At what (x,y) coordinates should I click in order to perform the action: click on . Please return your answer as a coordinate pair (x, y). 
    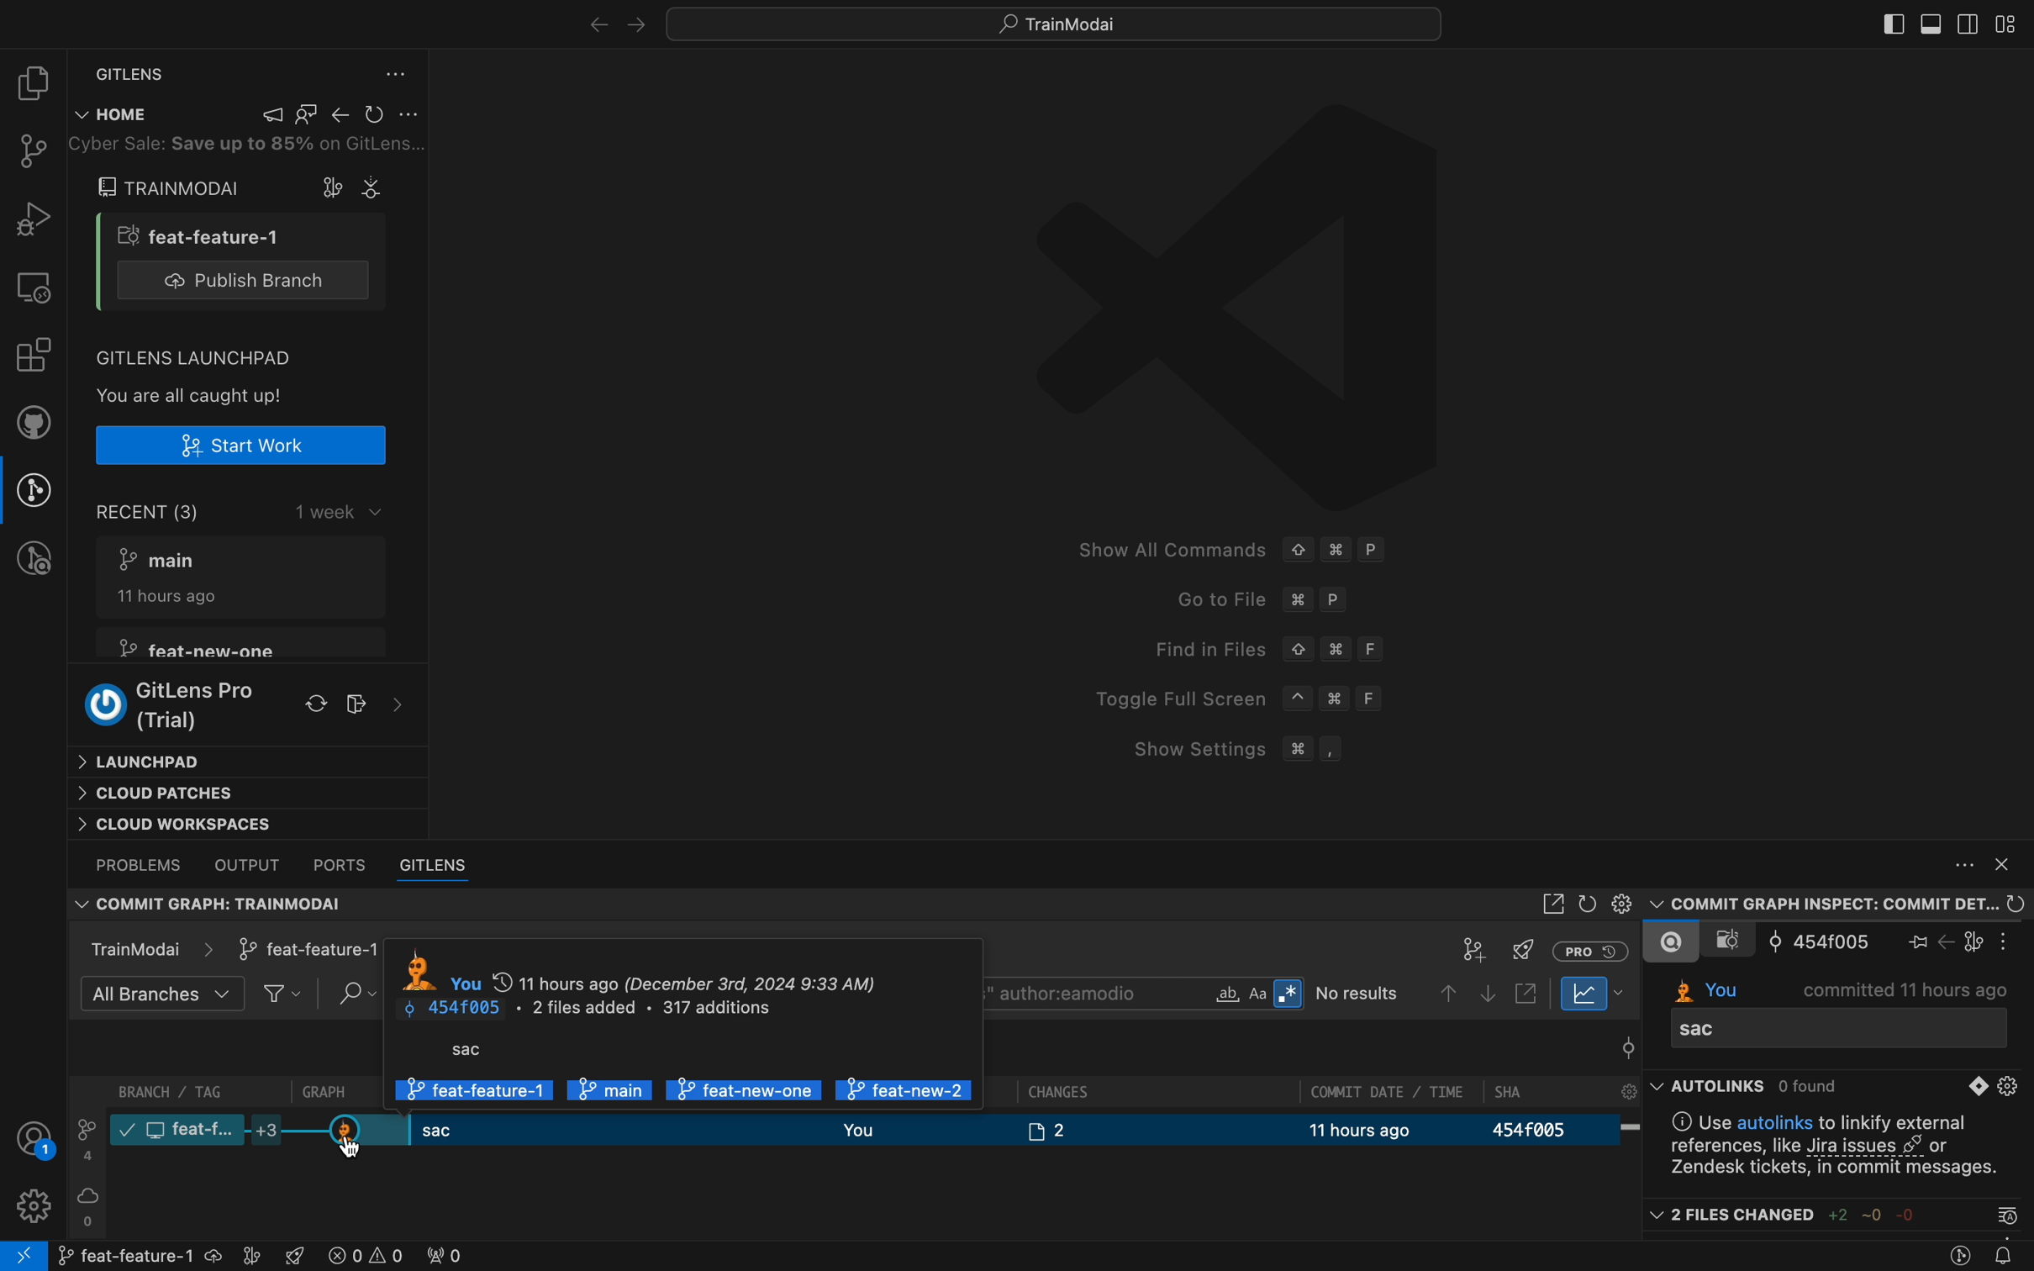
    Looking at the image, I should click on (1351, 994).